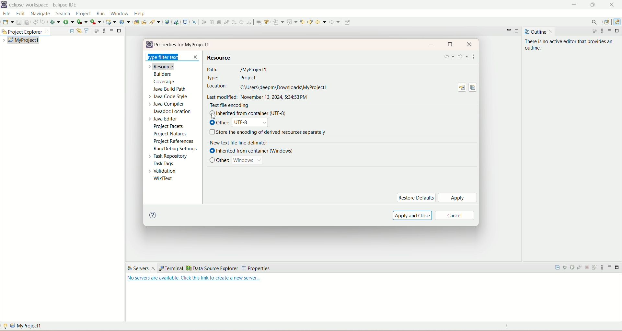 Image resolution: width=622 pixels, height=331 pixels. What do you see at coordinates (617, 268) in the screenshot?
I see `maximize` at bounding box center [617, 268].